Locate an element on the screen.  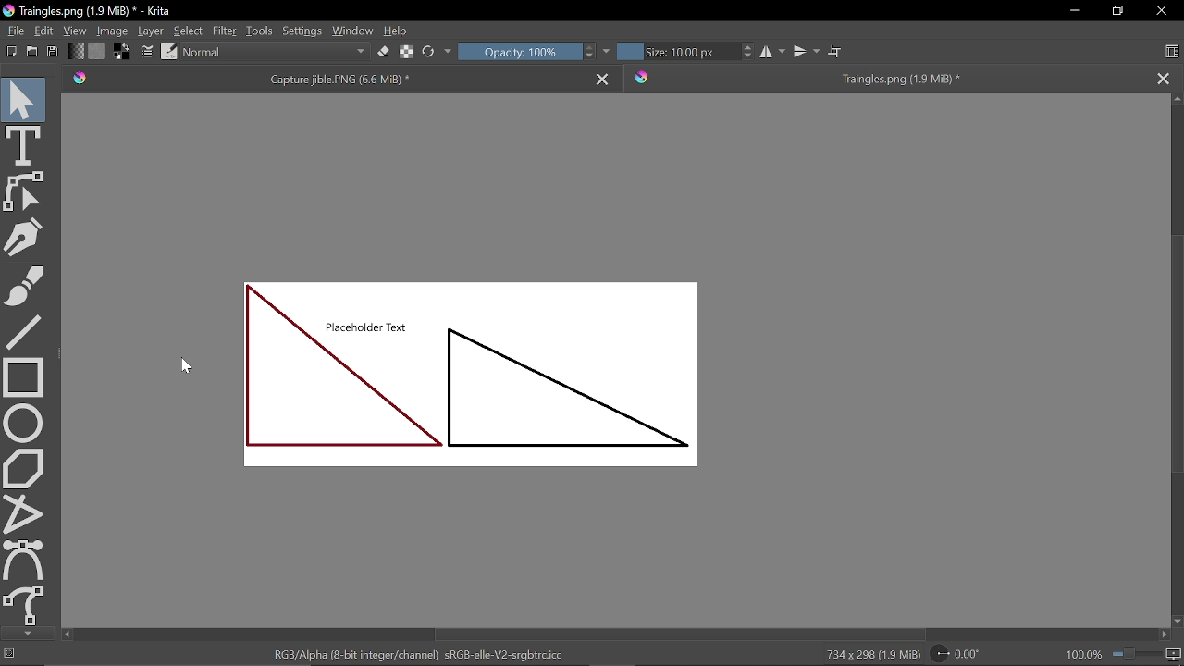
cursor is located at coordinates (189, 365).